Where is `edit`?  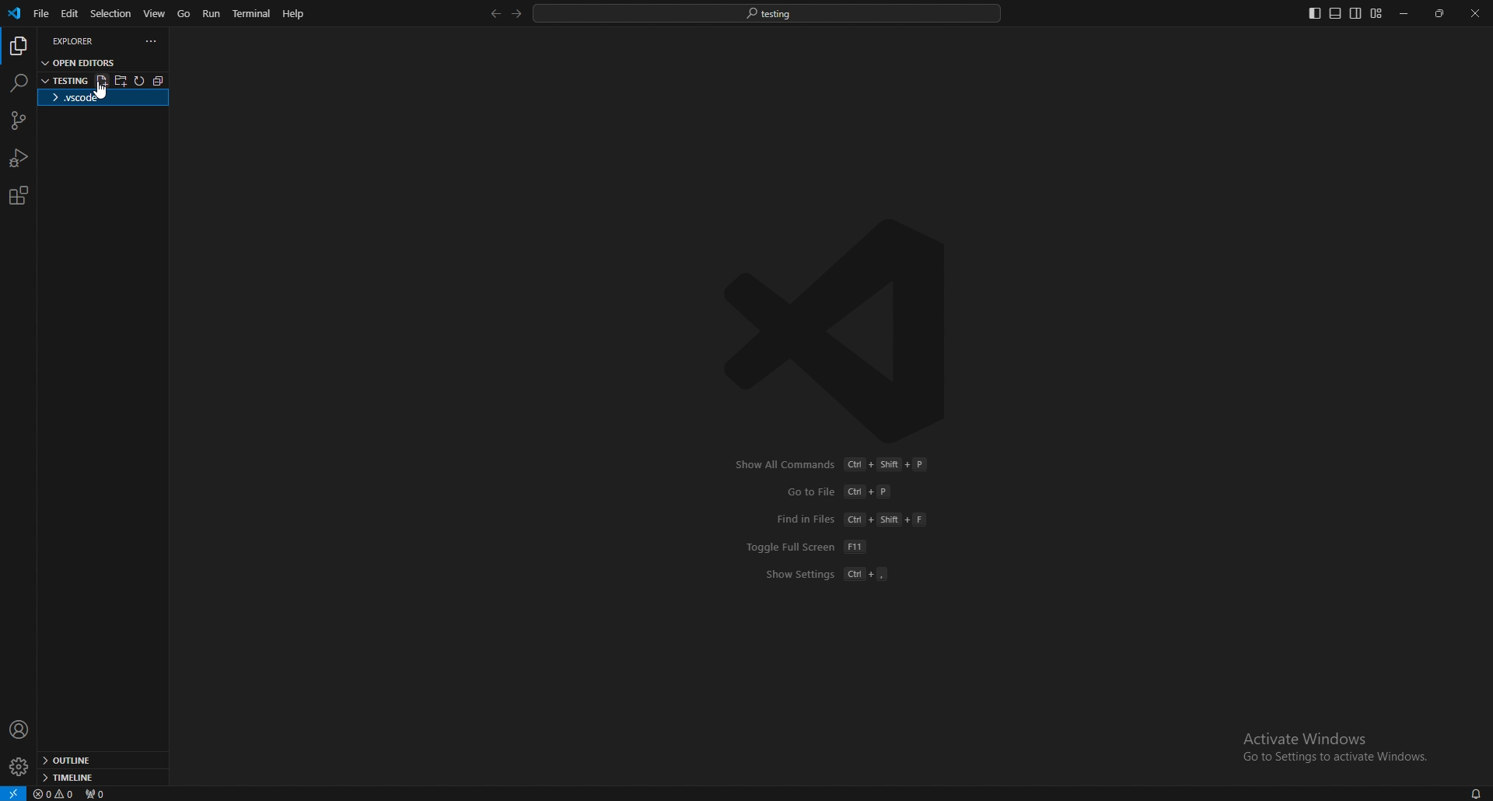 edit is located at coordinates (68, 14).